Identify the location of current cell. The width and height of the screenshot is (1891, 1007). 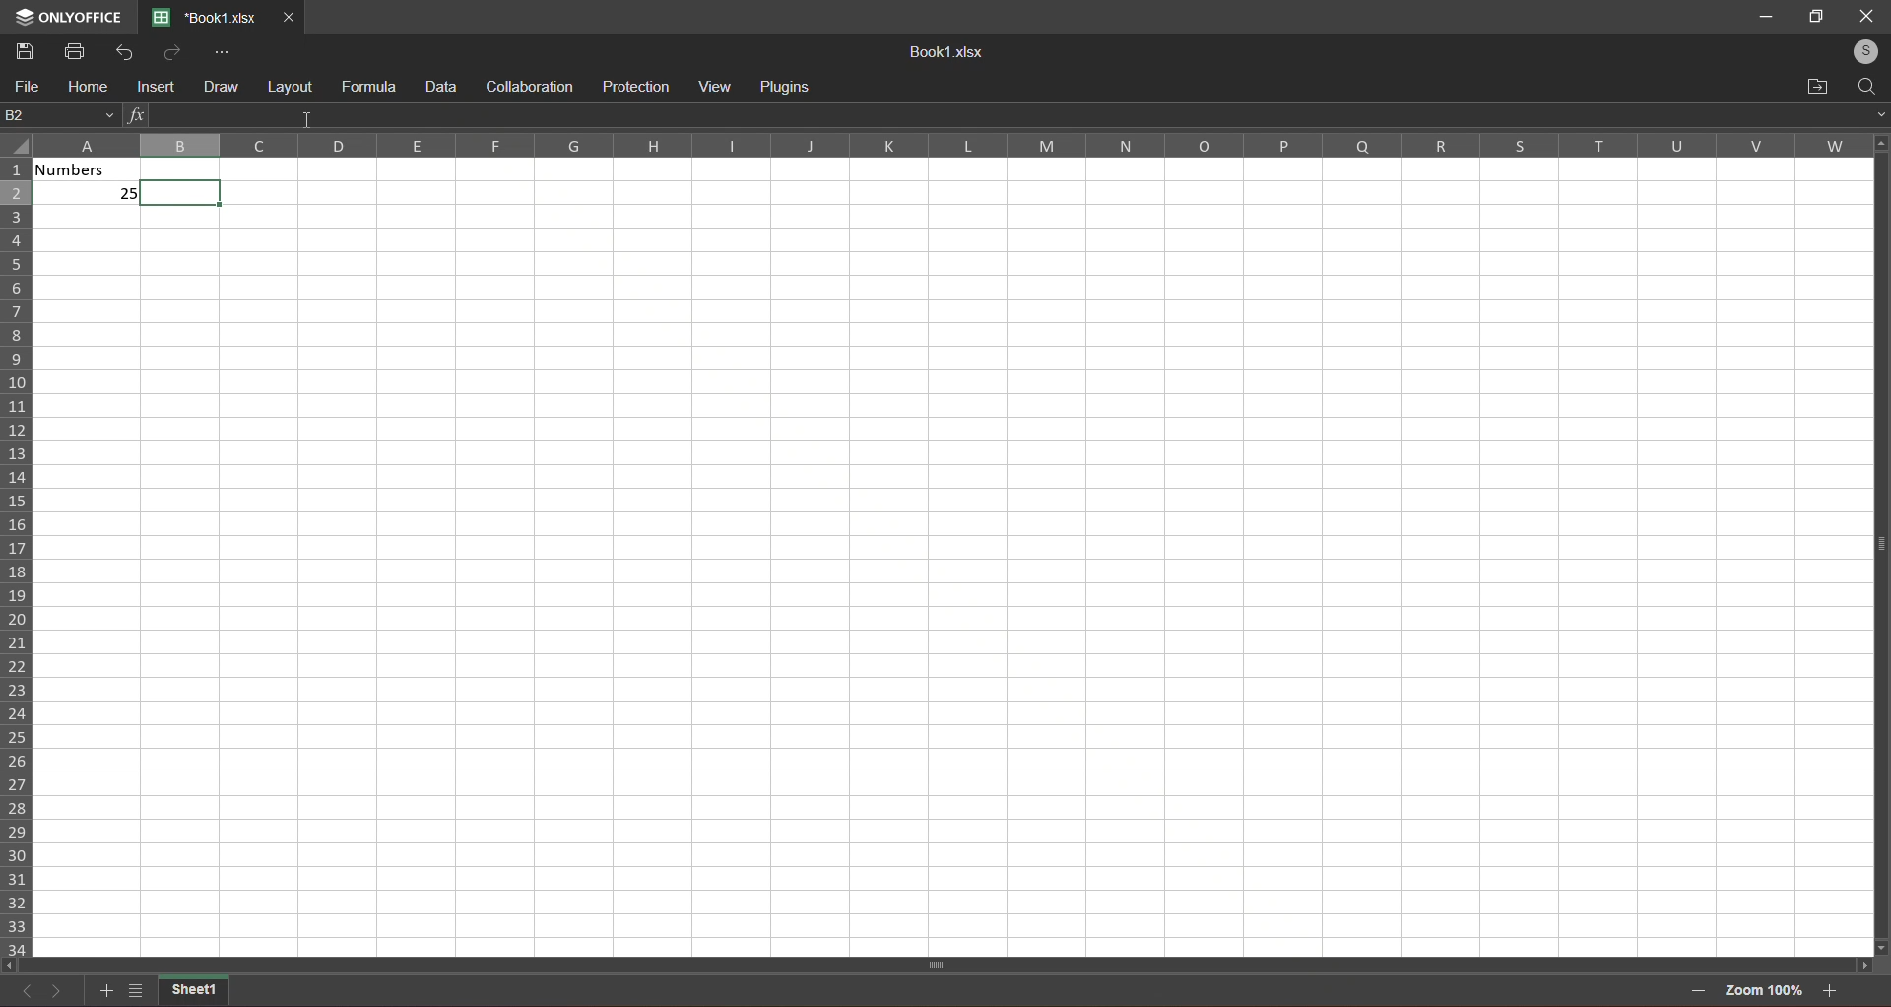
(59, 116).